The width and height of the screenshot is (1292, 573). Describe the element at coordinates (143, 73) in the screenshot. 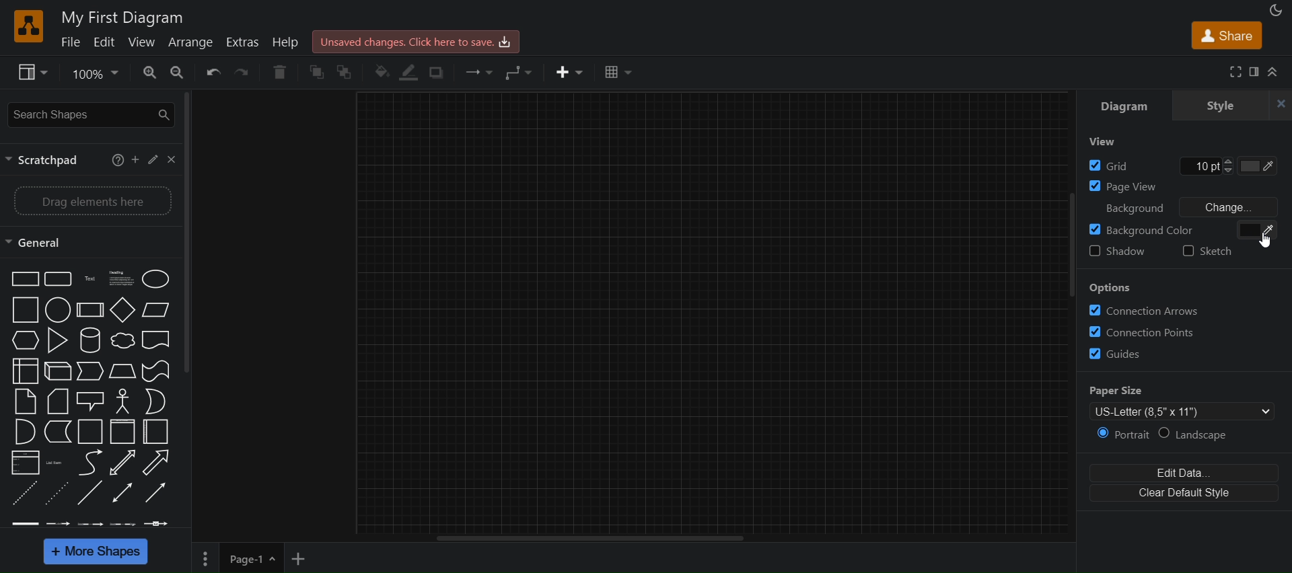

I see `zoom in` at that location.